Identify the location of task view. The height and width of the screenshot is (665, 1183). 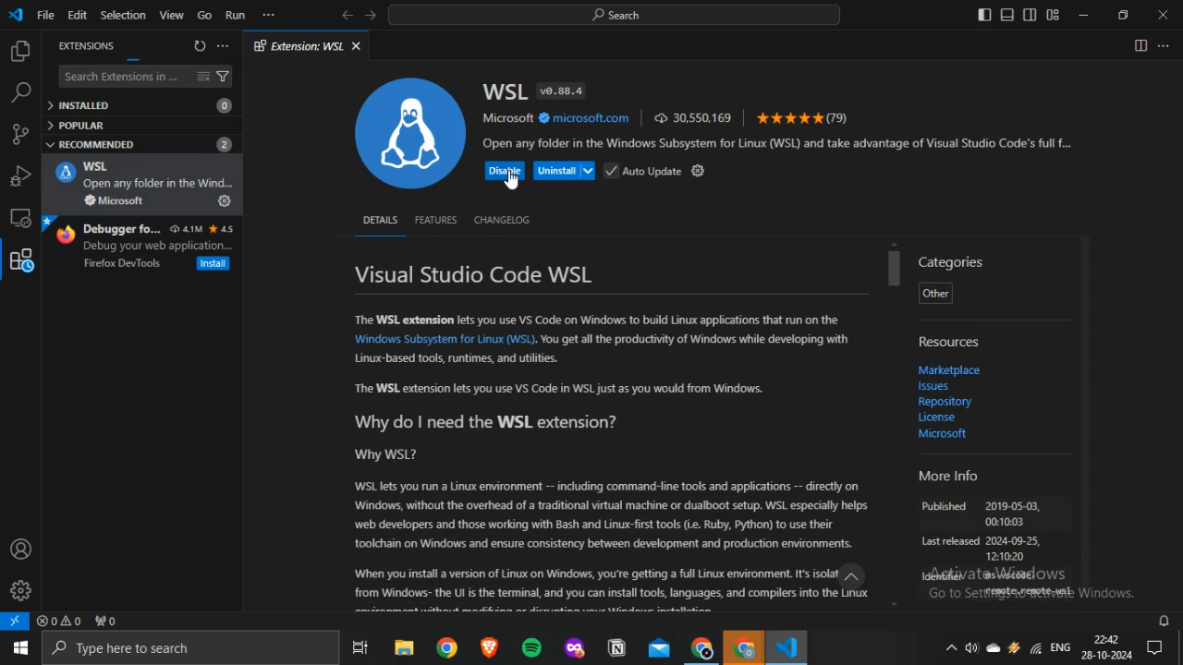
(361, 647).